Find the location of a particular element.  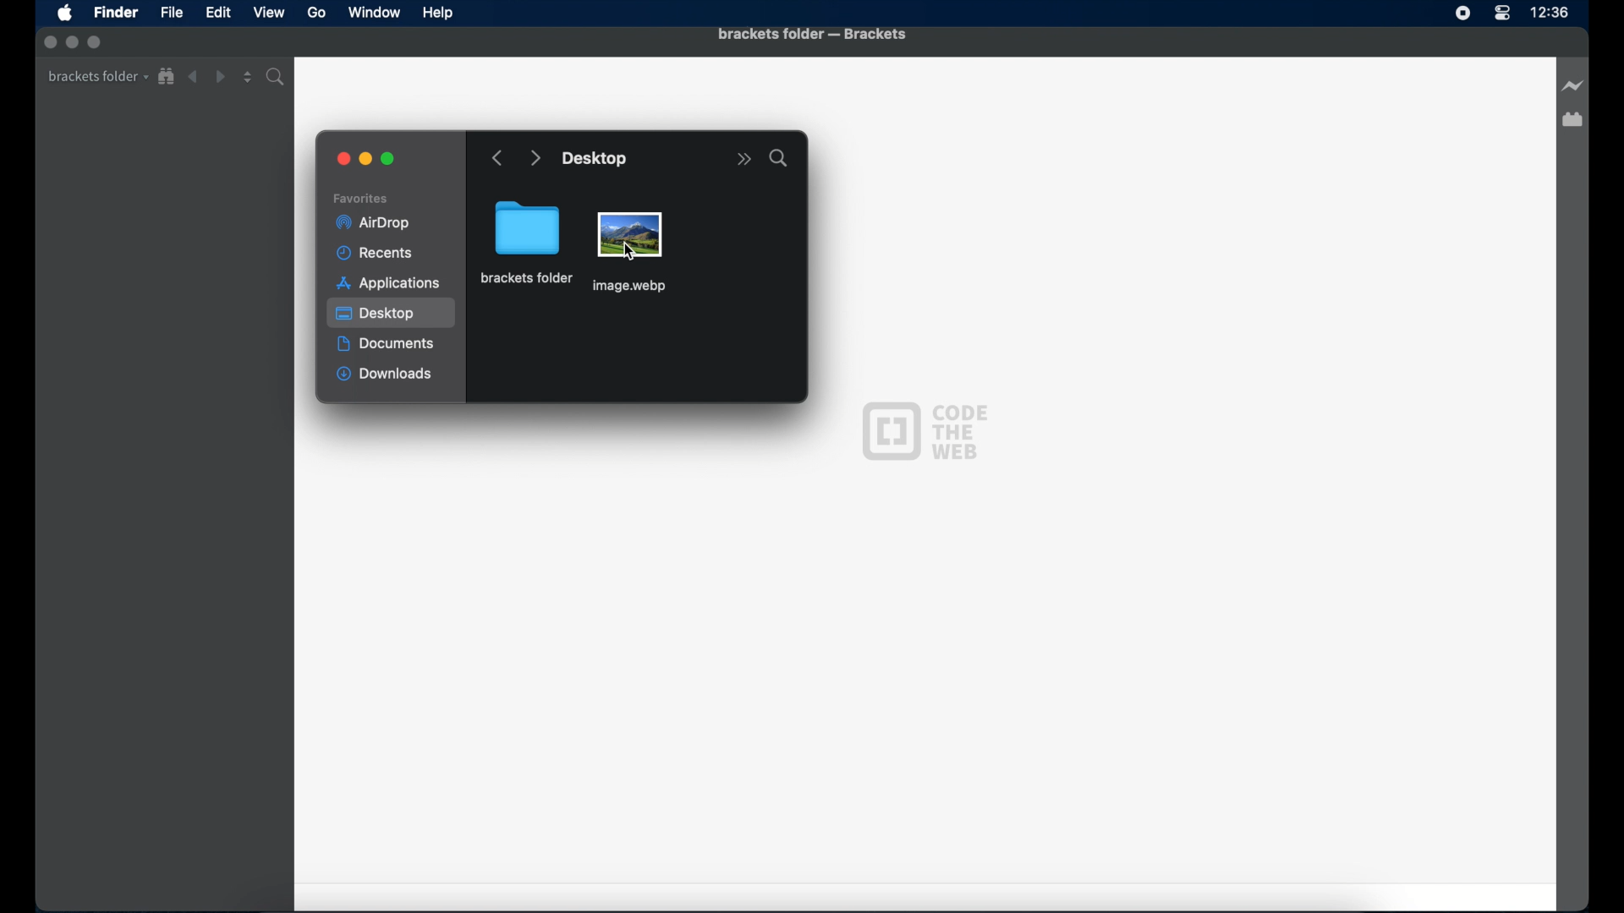

documents is located at coordinates (387, 344).